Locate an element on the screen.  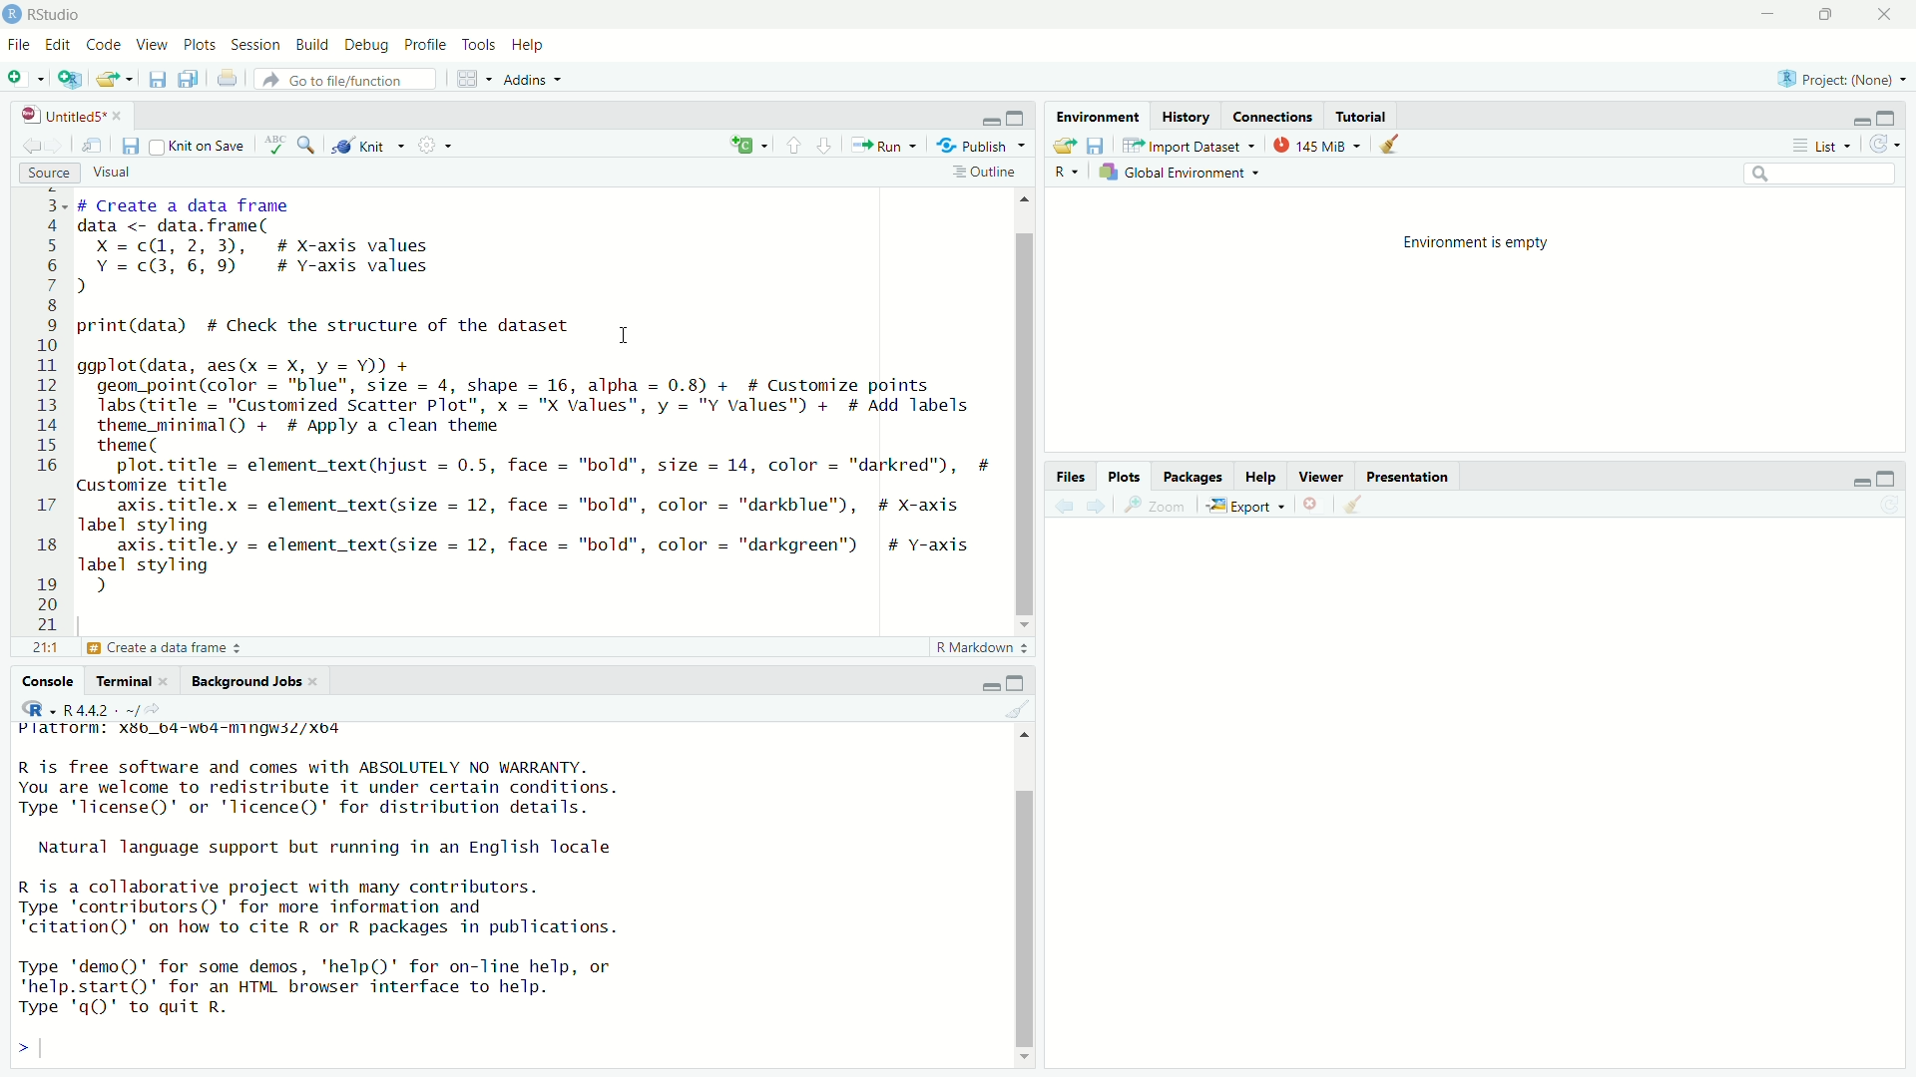
View is located at coordinates (152, 45).